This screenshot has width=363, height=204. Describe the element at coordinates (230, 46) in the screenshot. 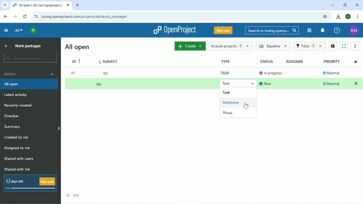

I see `Include projects 1` at that location.